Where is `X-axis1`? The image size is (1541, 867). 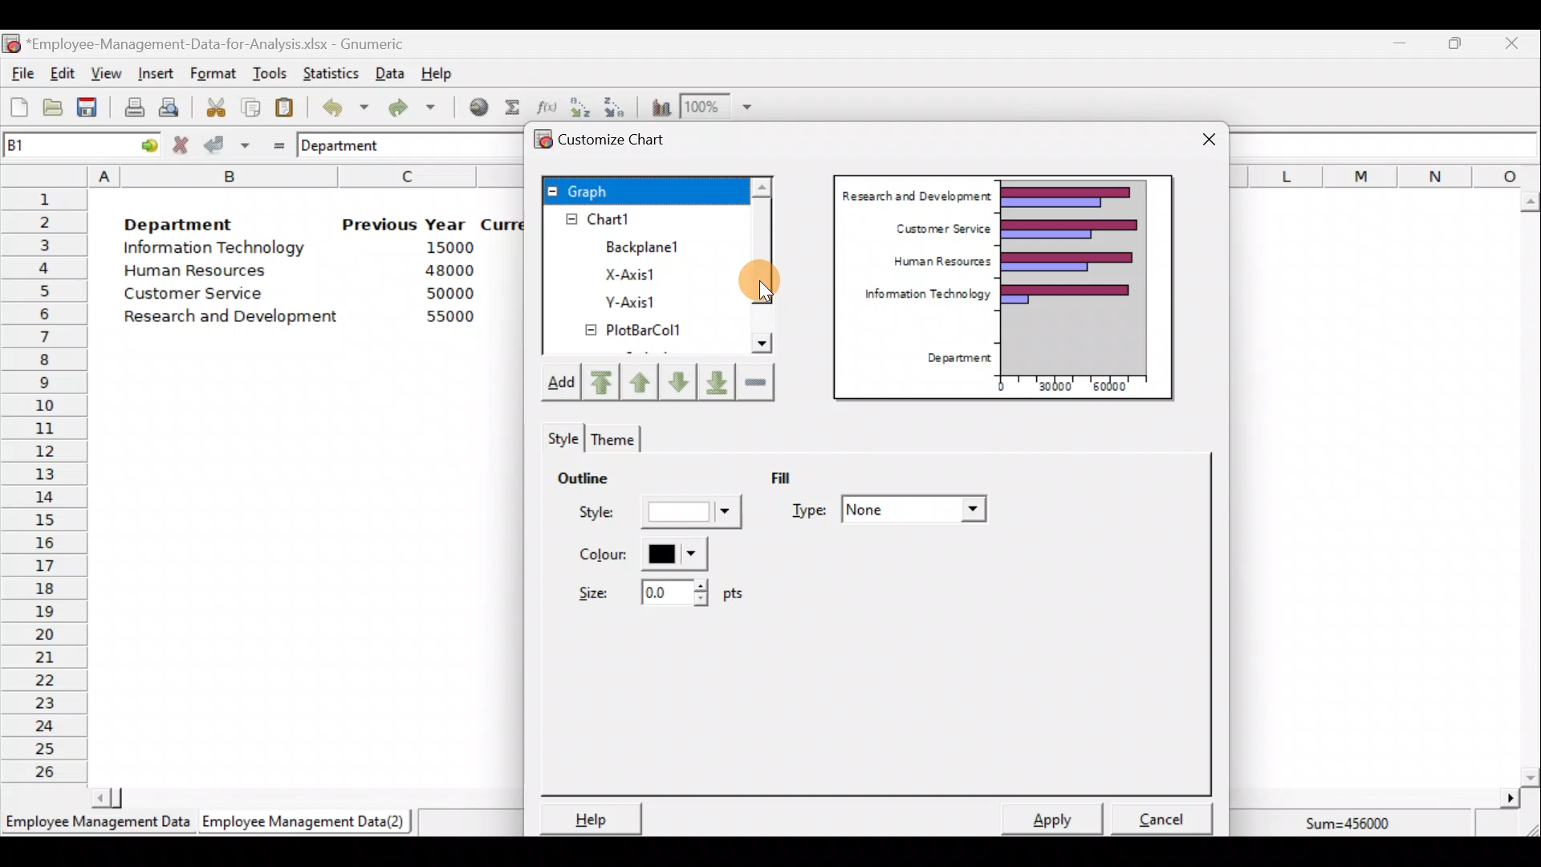 X-axis1 is located at coordinates (637, 275).